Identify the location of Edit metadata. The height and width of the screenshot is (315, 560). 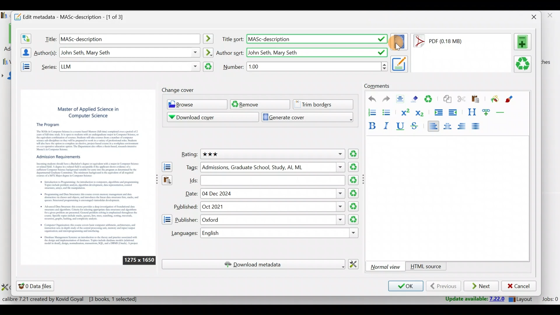
(75, 16).